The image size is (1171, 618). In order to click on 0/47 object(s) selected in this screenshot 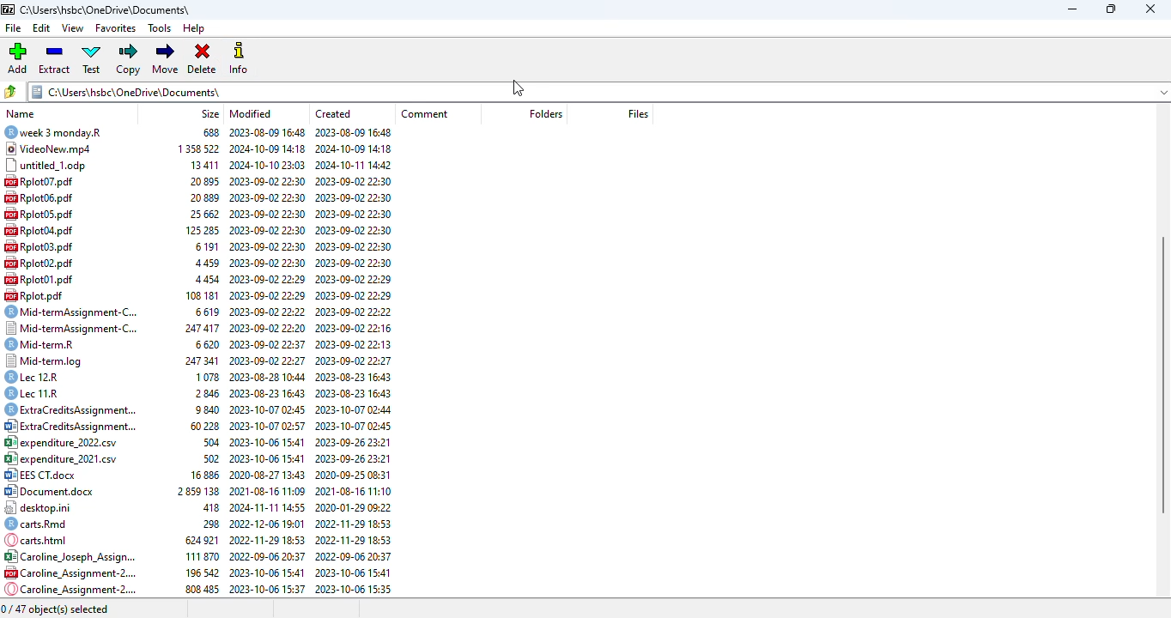, I will do `click(57, 609)`.